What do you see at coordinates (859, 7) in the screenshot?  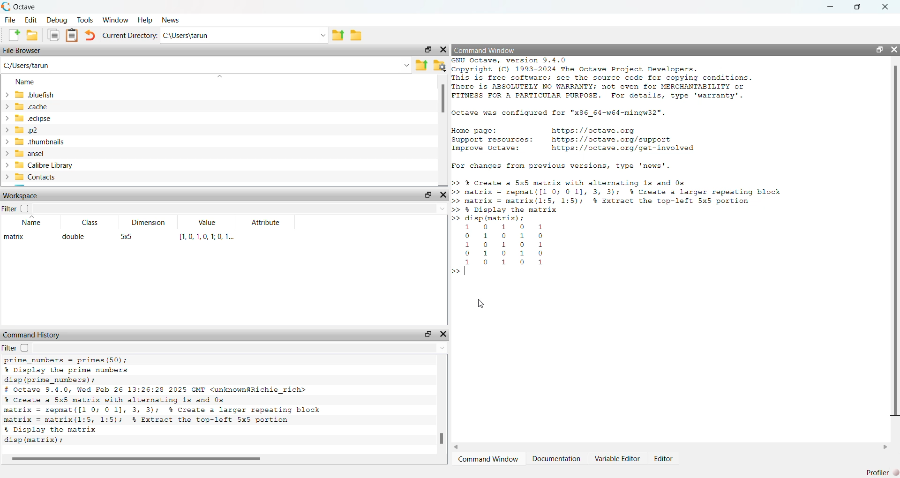 I see `maximise` at bounding box center [859, 7].